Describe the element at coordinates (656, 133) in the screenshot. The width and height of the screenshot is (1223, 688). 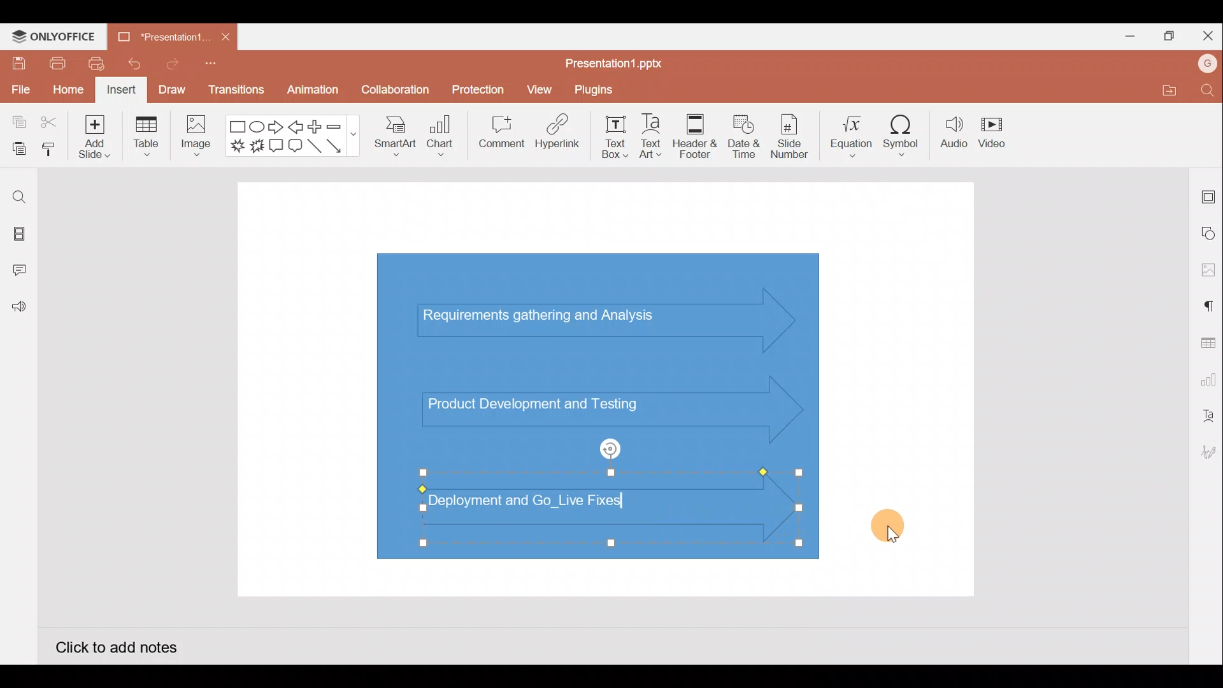
I see `Text Art` at that location.